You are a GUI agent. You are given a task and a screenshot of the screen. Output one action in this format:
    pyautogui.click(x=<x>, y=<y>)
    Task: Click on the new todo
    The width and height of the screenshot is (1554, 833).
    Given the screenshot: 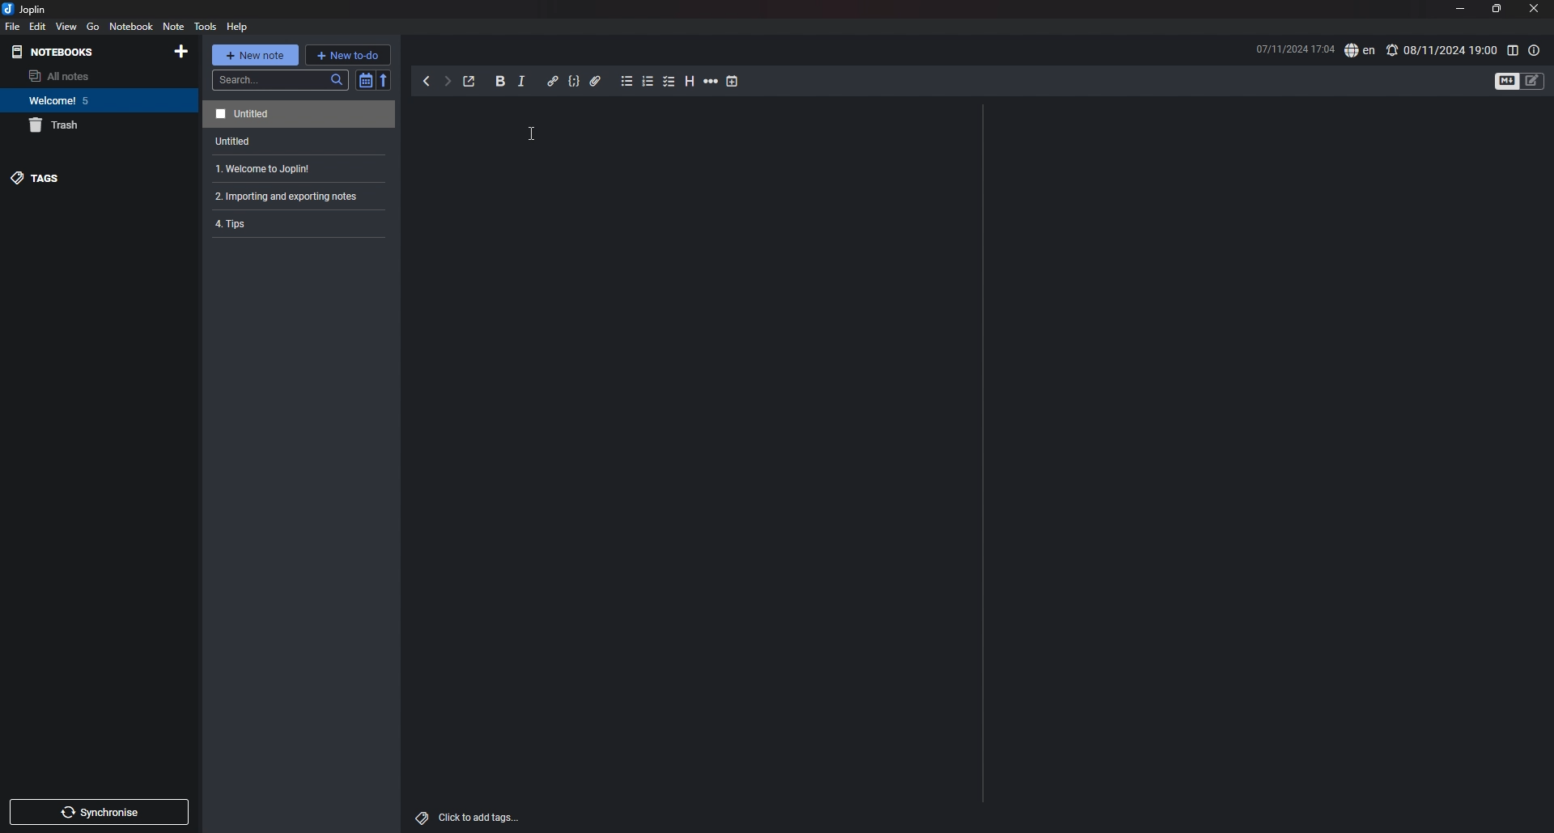 What is the action you would take?
    pyautogui.click(x=349, y=55)
    